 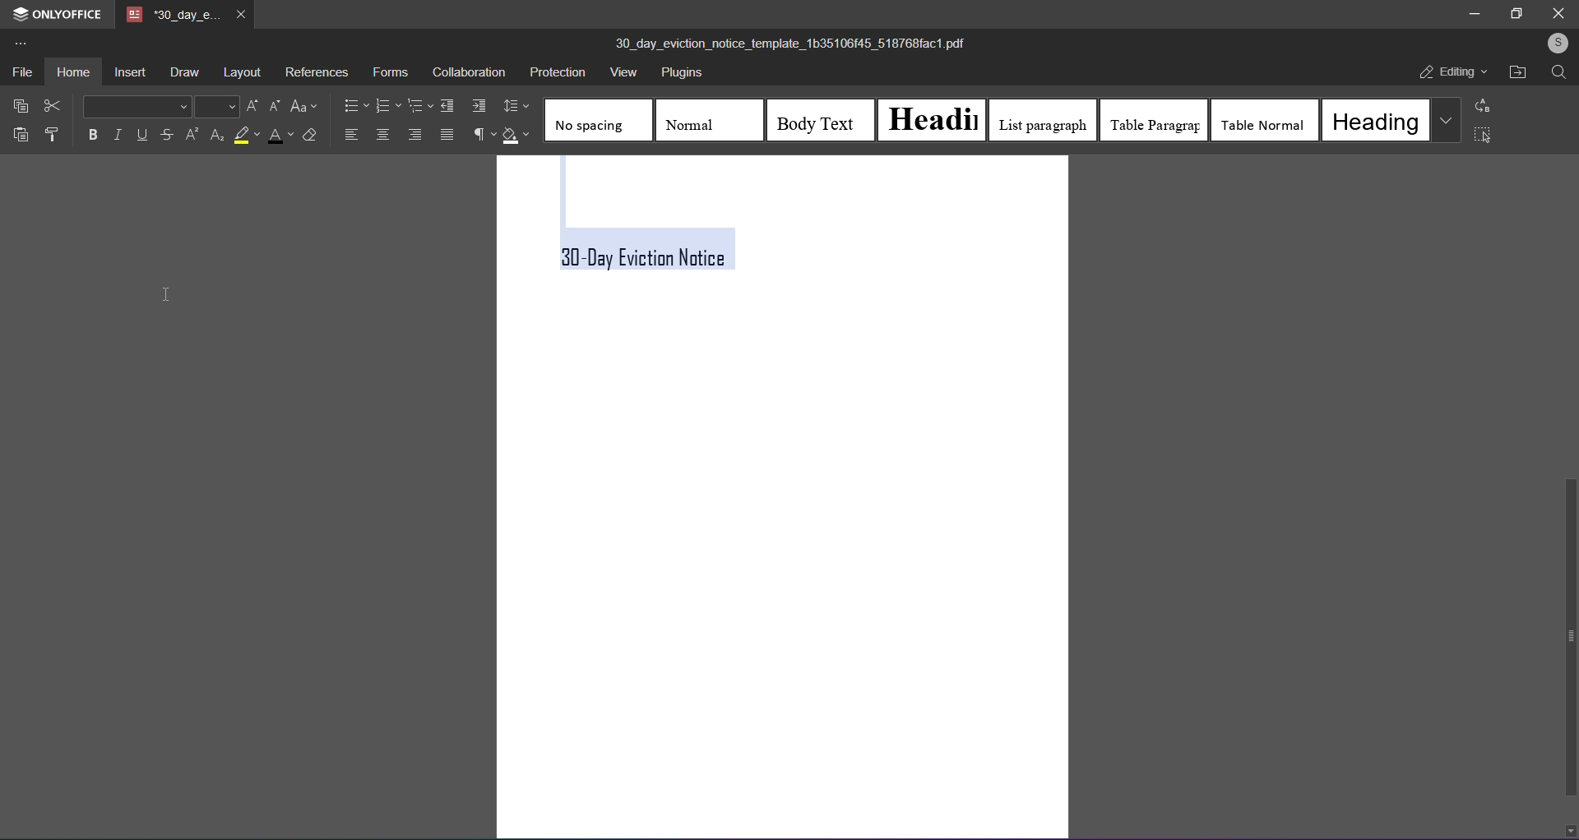 What do you see at coordinates (276, 136) in the screenshot?
I see `font color` at bounding box center [276, 136].